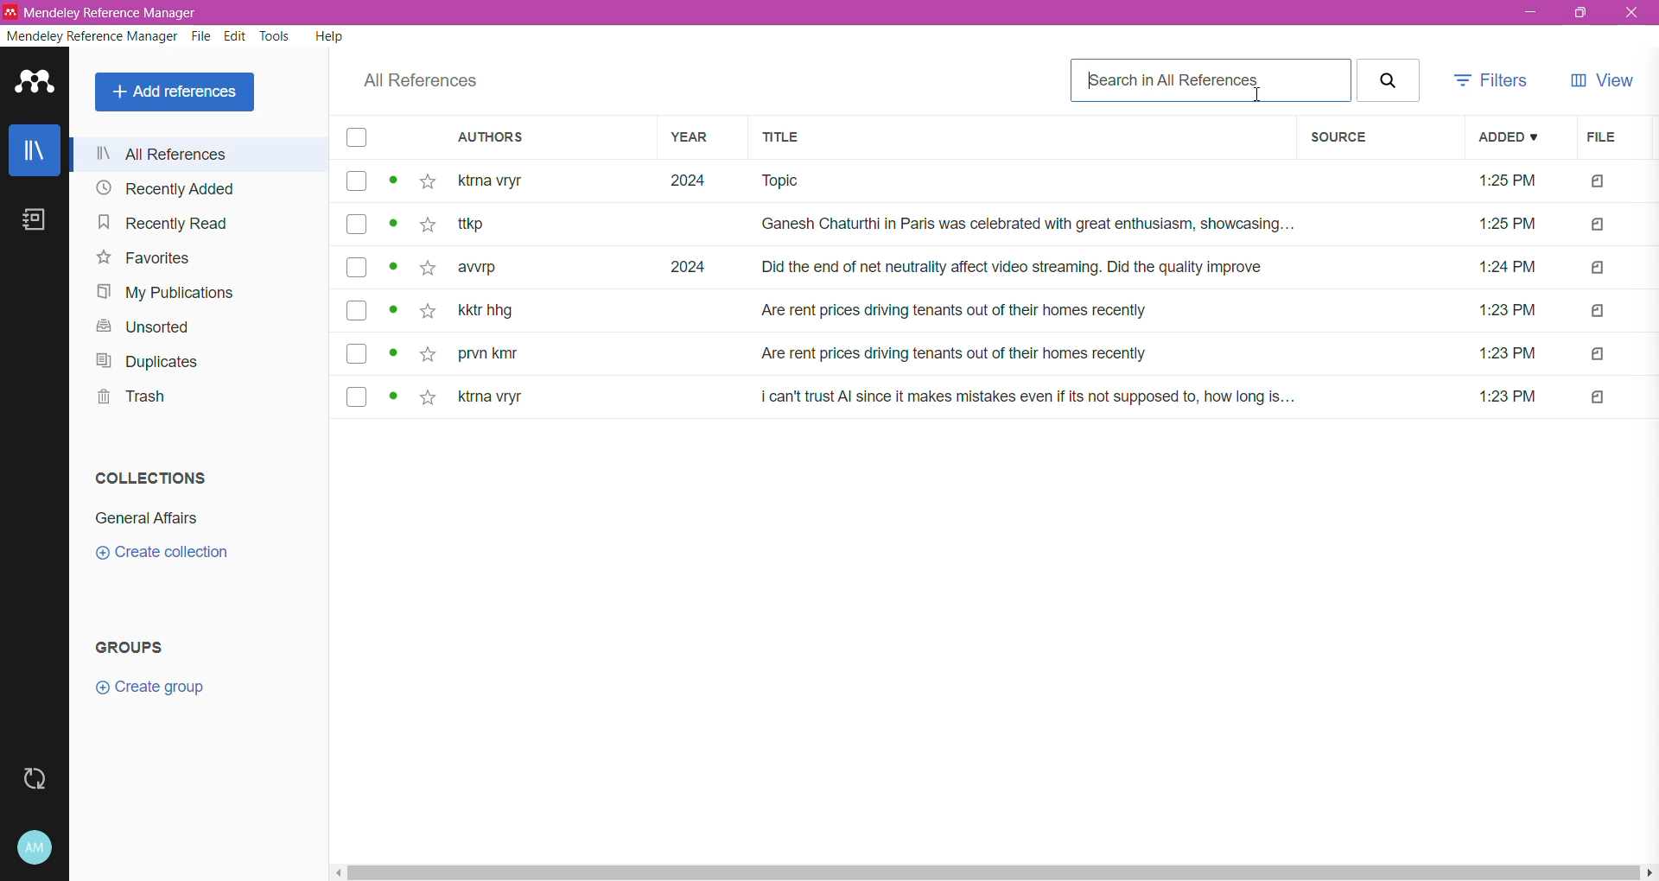  Describe the element at coordinates (273, 38) in the screenshot. I see `Tools` at that location.